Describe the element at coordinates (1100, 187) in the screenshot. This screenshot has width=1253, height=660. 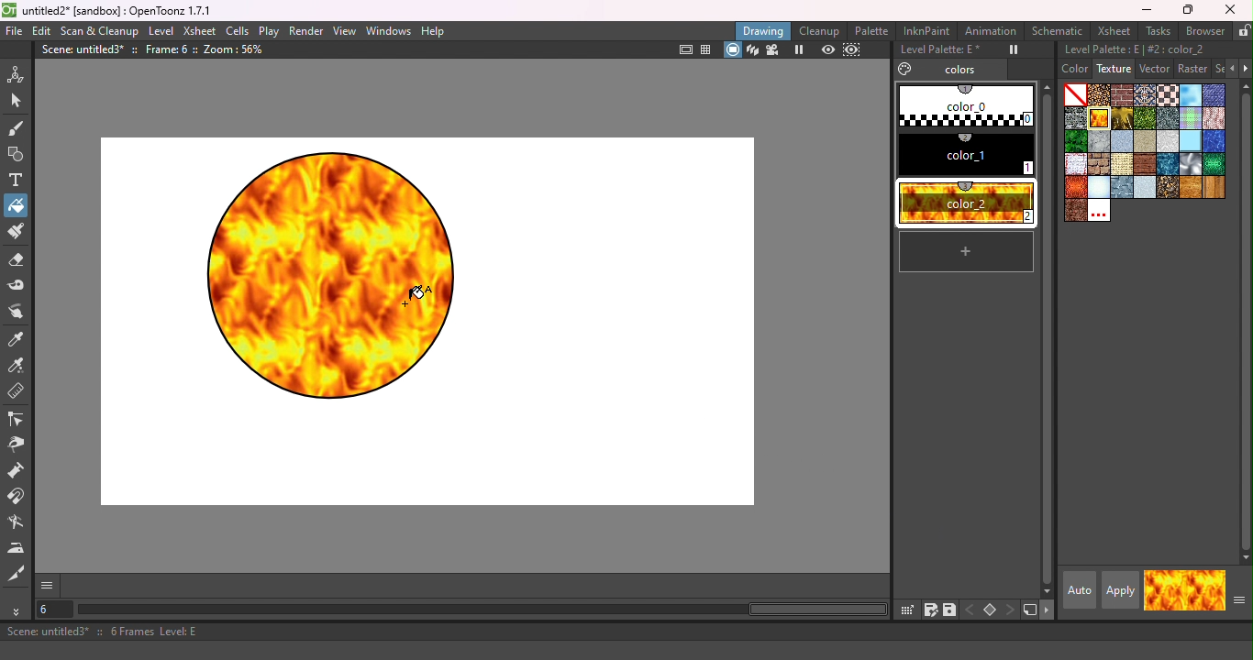
I see `snow.bmp` at that location.